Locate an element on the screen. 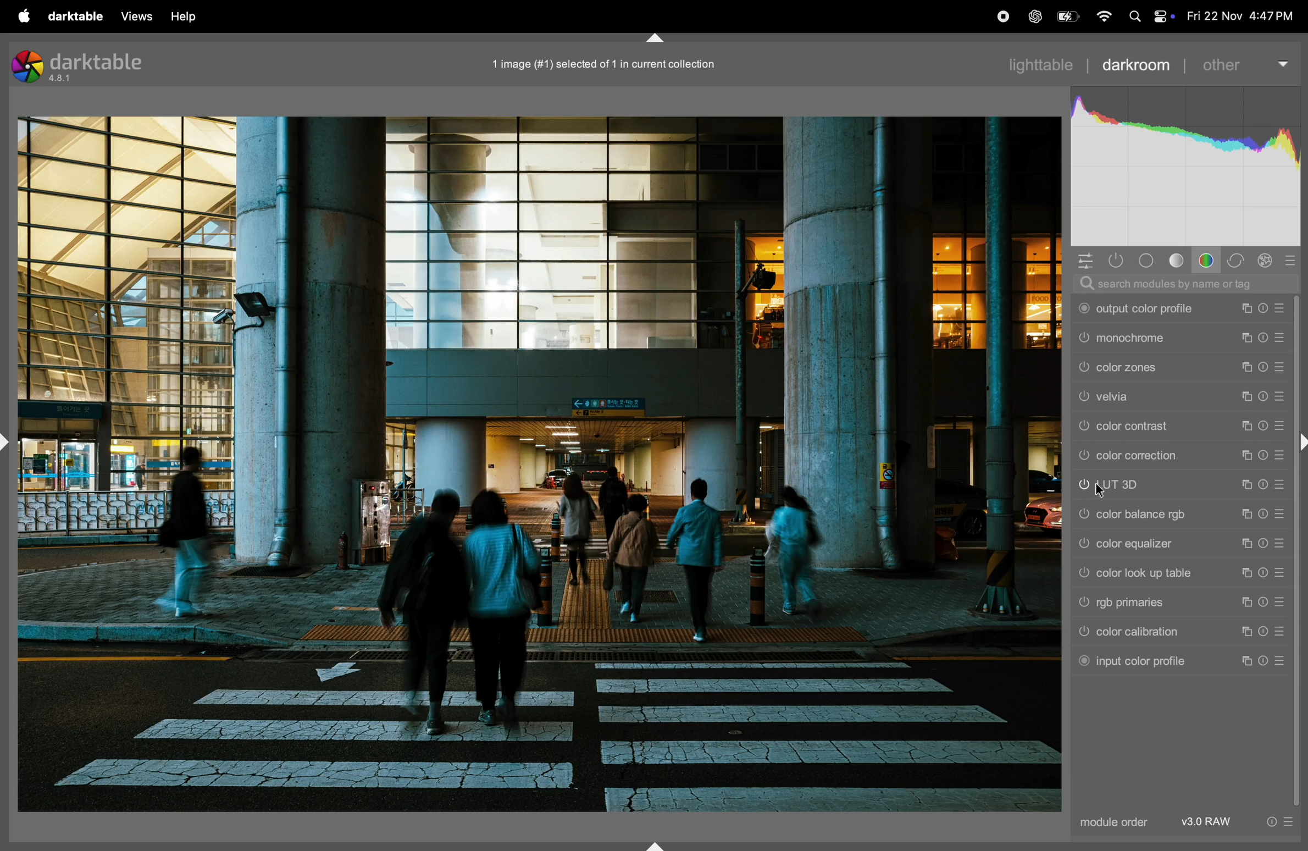 This screenshot has width=1308, height=851. shift+ctrl+l is located at coordinates (9, 440).